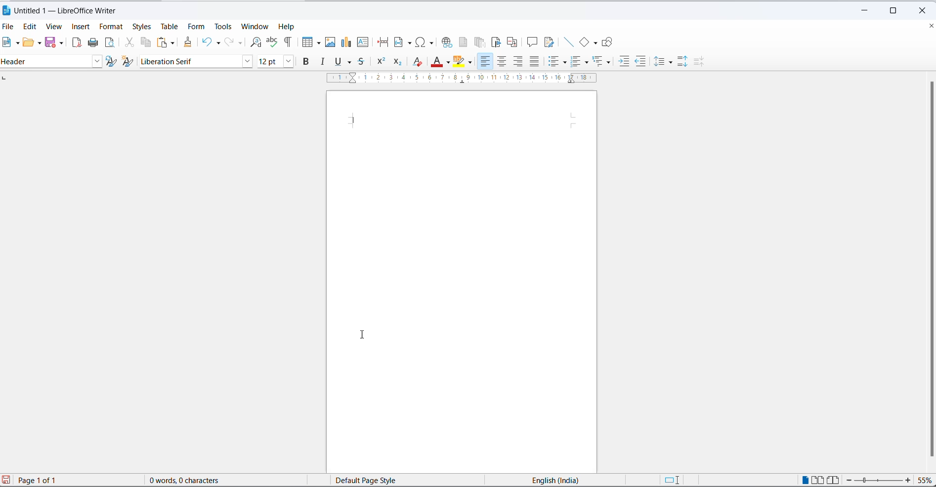 The height and width of the screenshot is (487, 936). What do you see at coordinates (247, 62) in the screenshot?
I see `font name option` at bounding box center [247, 62].